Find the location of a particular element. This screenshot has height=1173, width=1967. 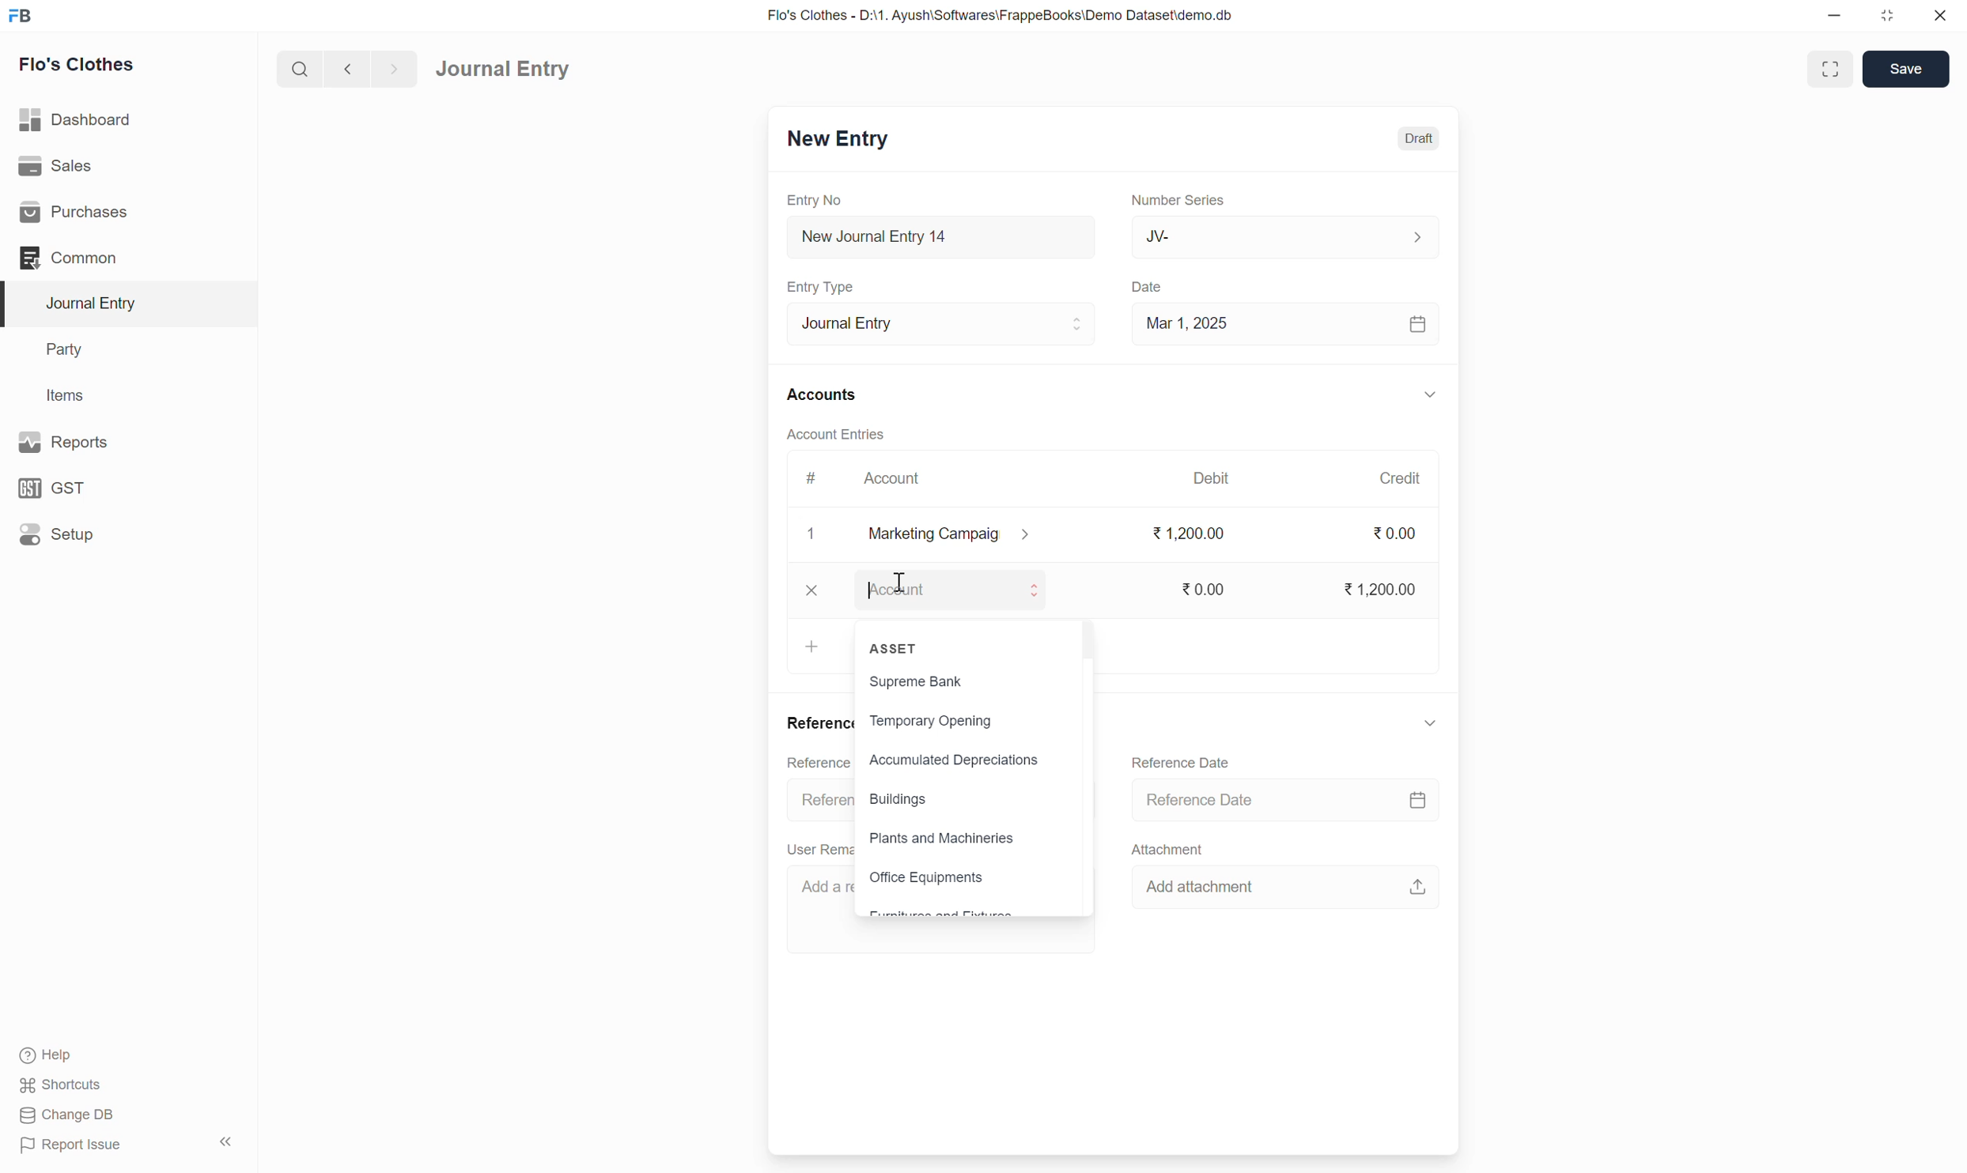

1,200.00 is located at coordinates (1376, 588).